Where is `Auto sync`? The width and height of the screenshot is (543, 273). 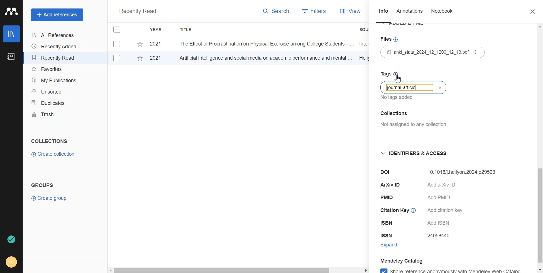
Auto sync is located at coordinates (10, 239).